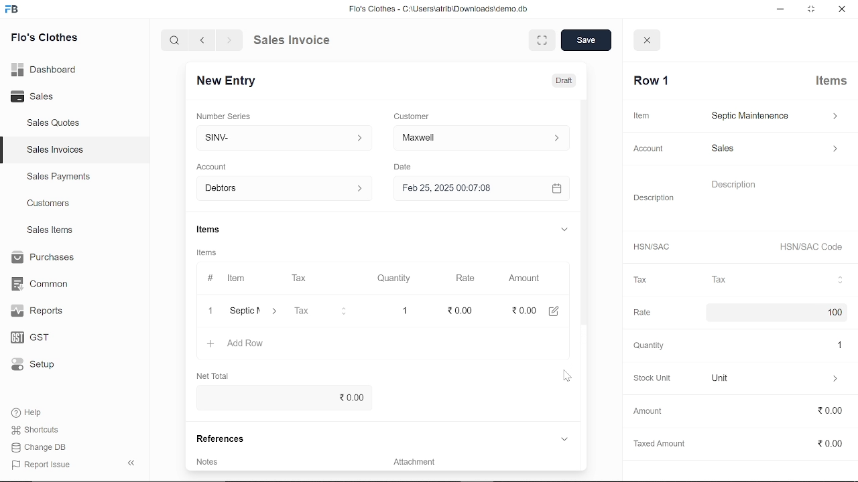 The image size is (858, 482). I want to click on Sales Items., so click(51, 231).